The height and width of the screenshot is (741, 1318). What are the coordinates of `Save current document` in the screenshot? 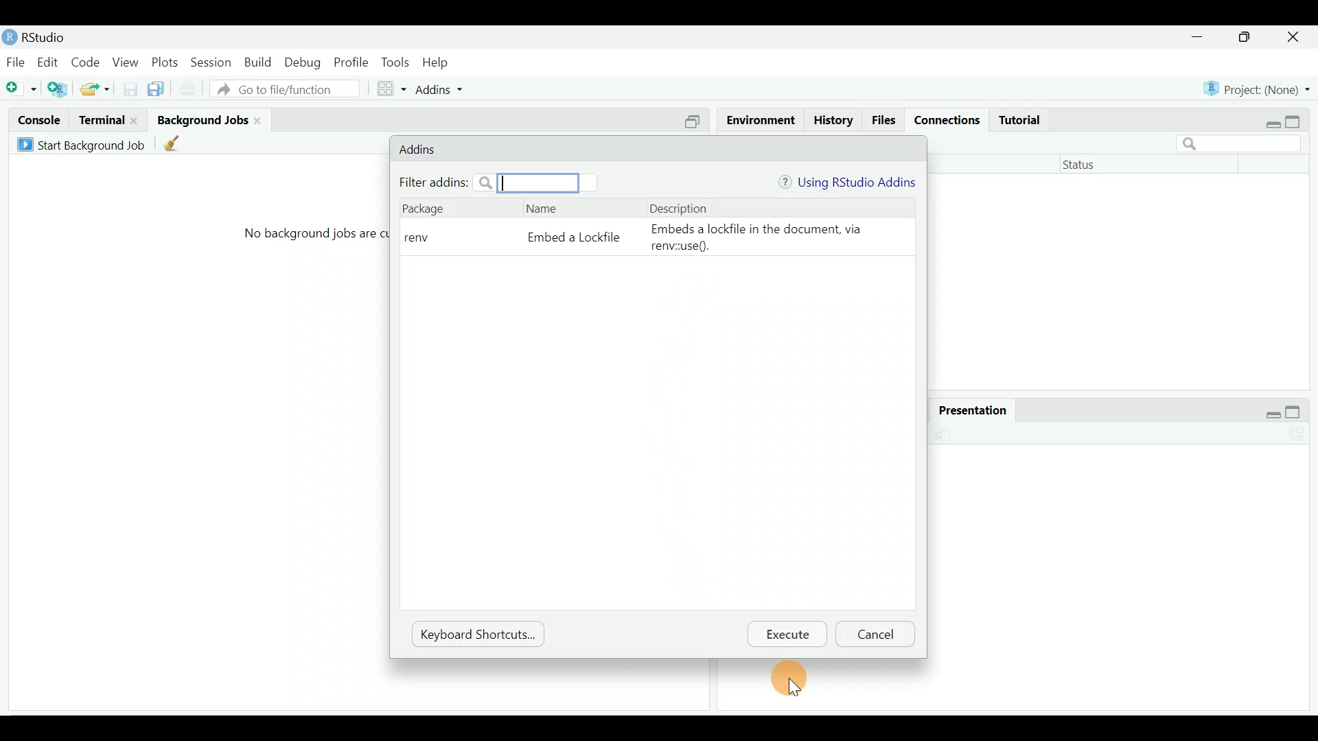 It's located at (127, 91).